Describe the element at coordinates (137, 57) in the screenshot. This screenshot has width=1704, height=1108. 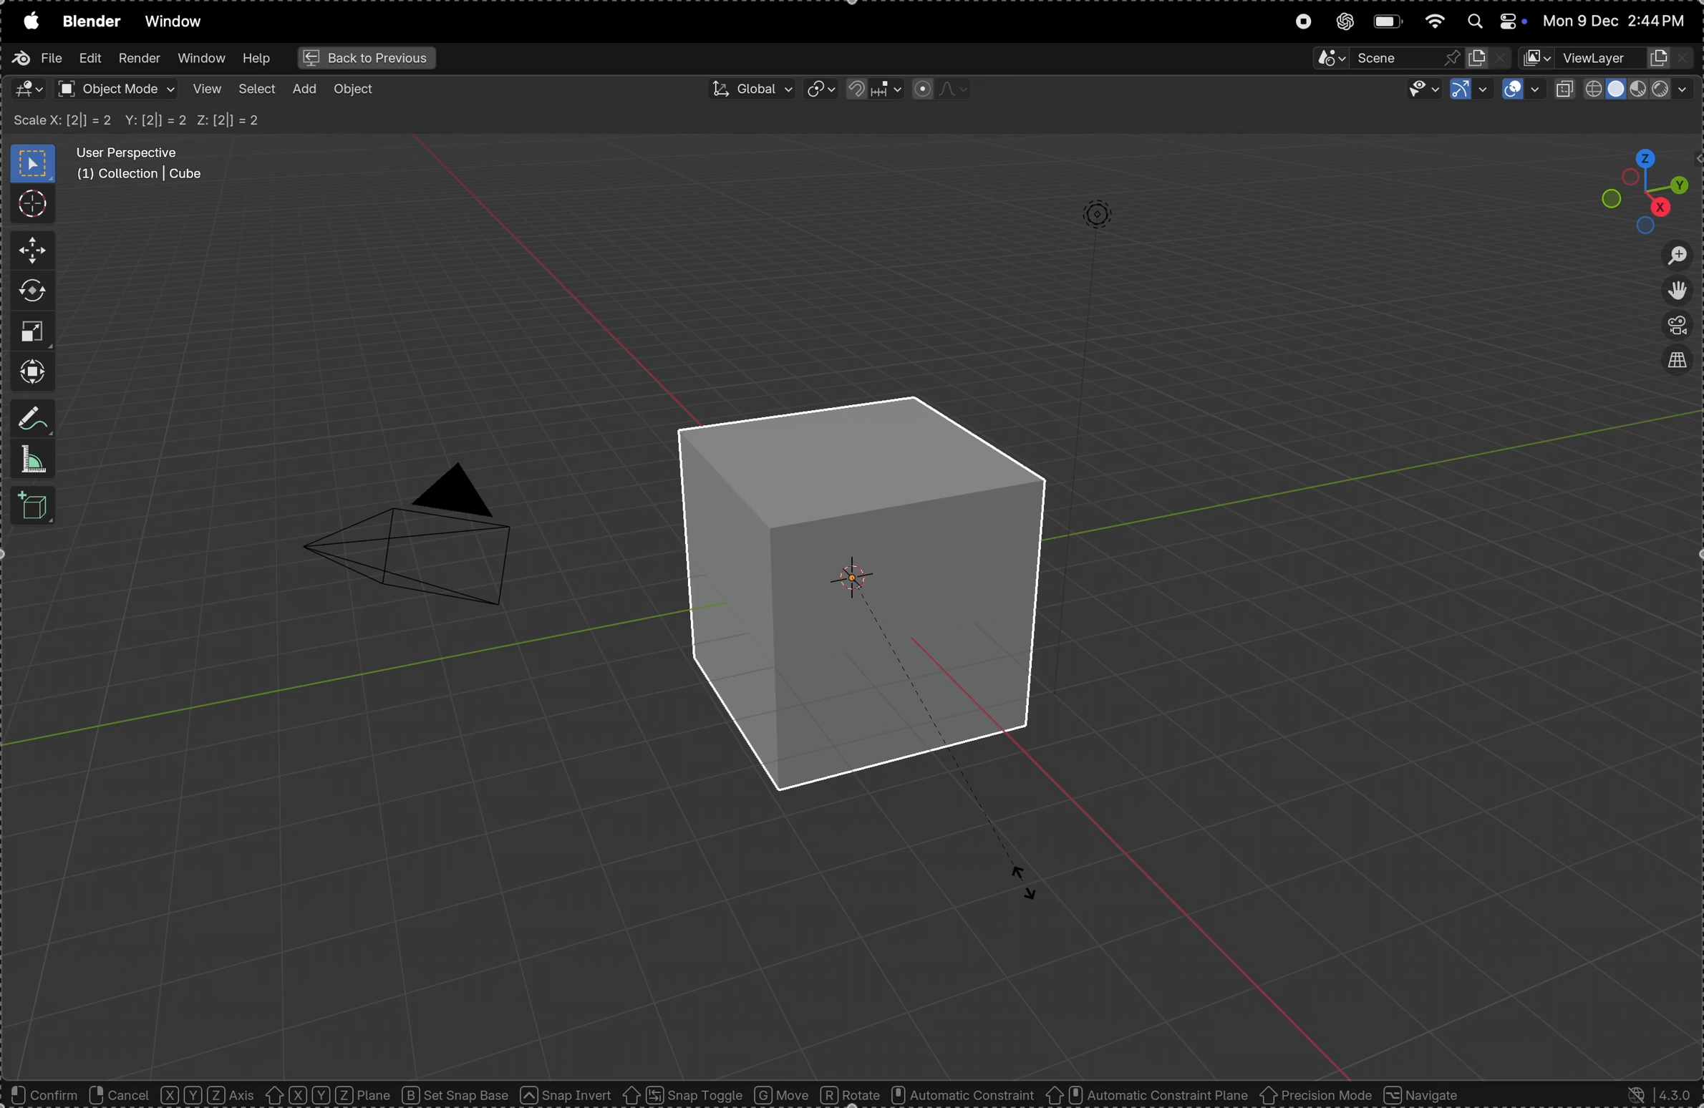
I see `render` at that location.